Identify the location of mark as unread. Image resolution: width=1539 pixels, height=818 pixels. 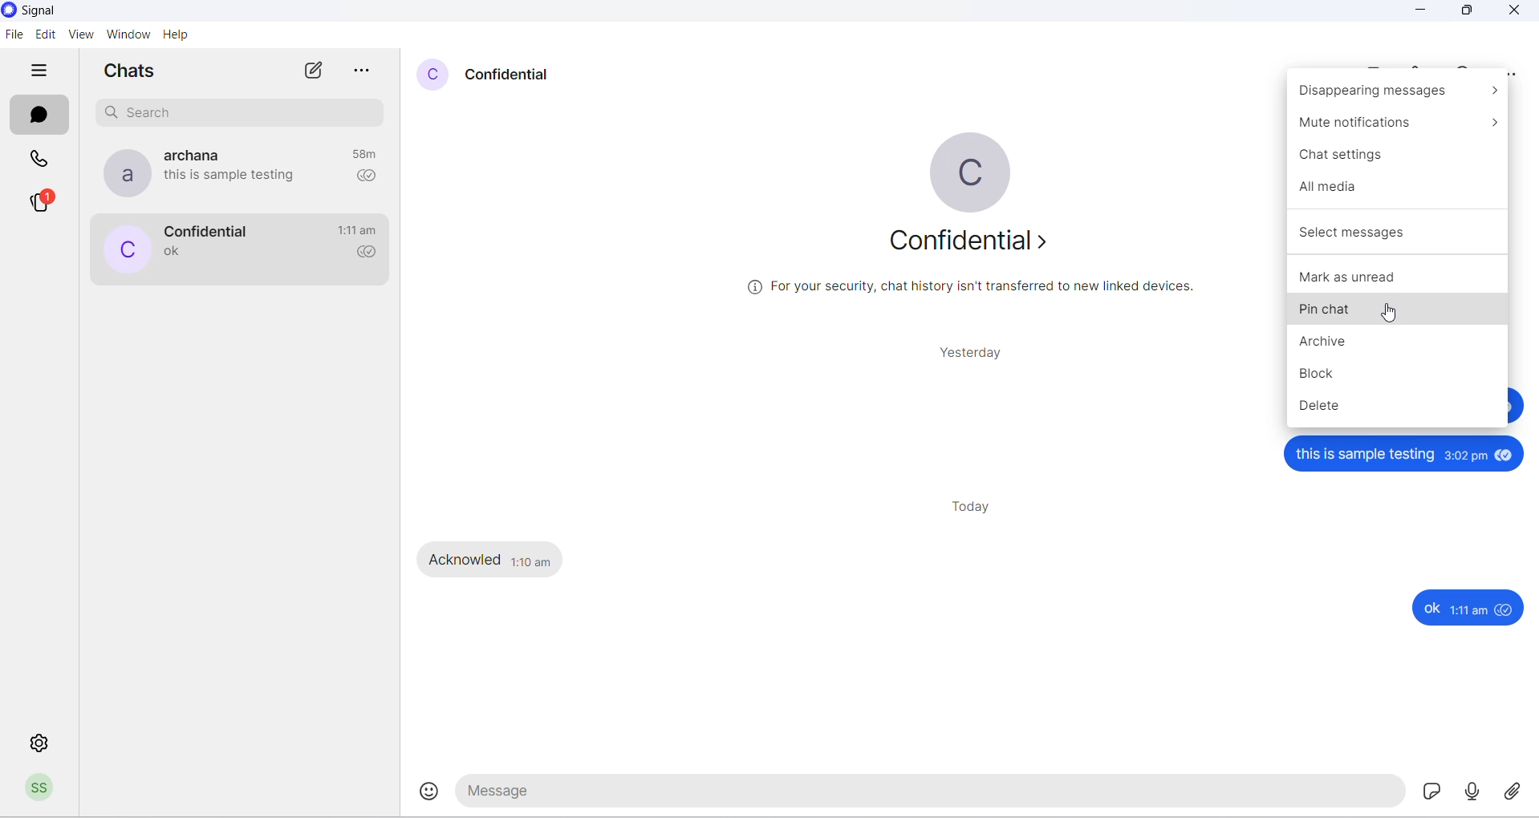
(1397, 277).